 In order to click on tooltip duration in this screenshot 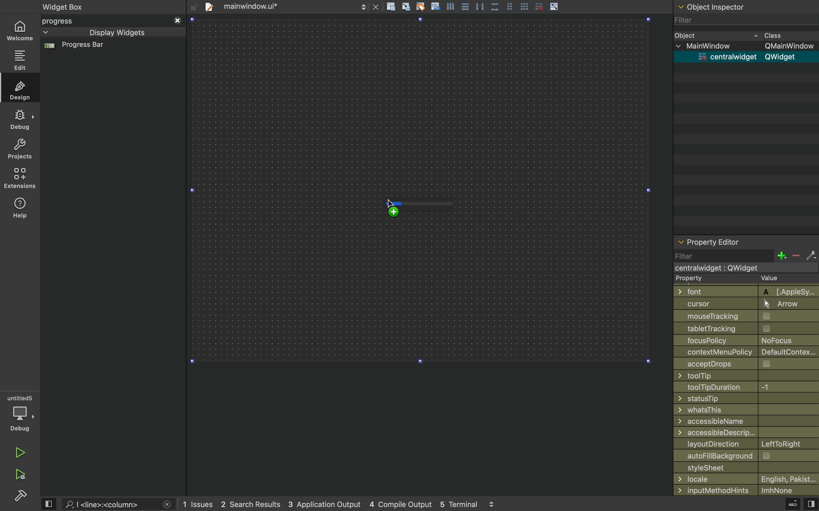, I will do `click(737, 387)`.